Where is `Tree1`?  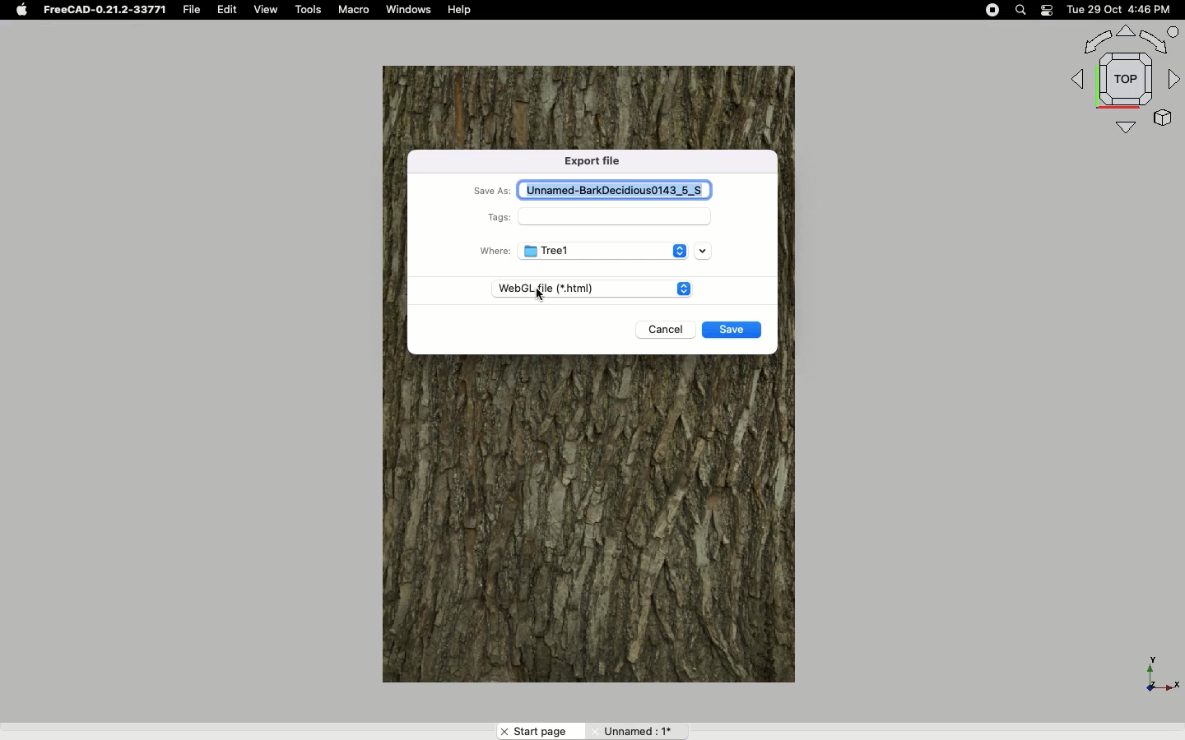 Tree1 is located at coordinates (599, 252).